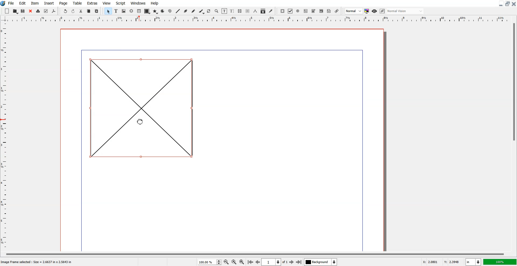 This screenshot has width=517, height=266. I want to click on Paste, so click(97, 11).